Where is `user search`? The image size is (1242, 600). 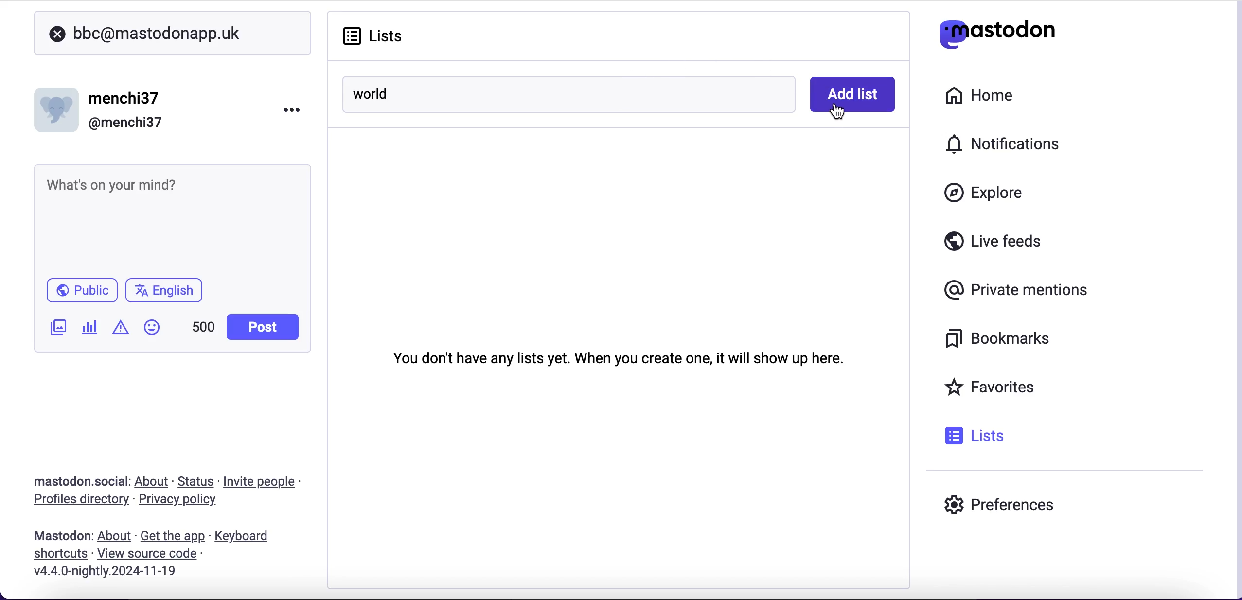
user search is located at coordinates (160, 32).